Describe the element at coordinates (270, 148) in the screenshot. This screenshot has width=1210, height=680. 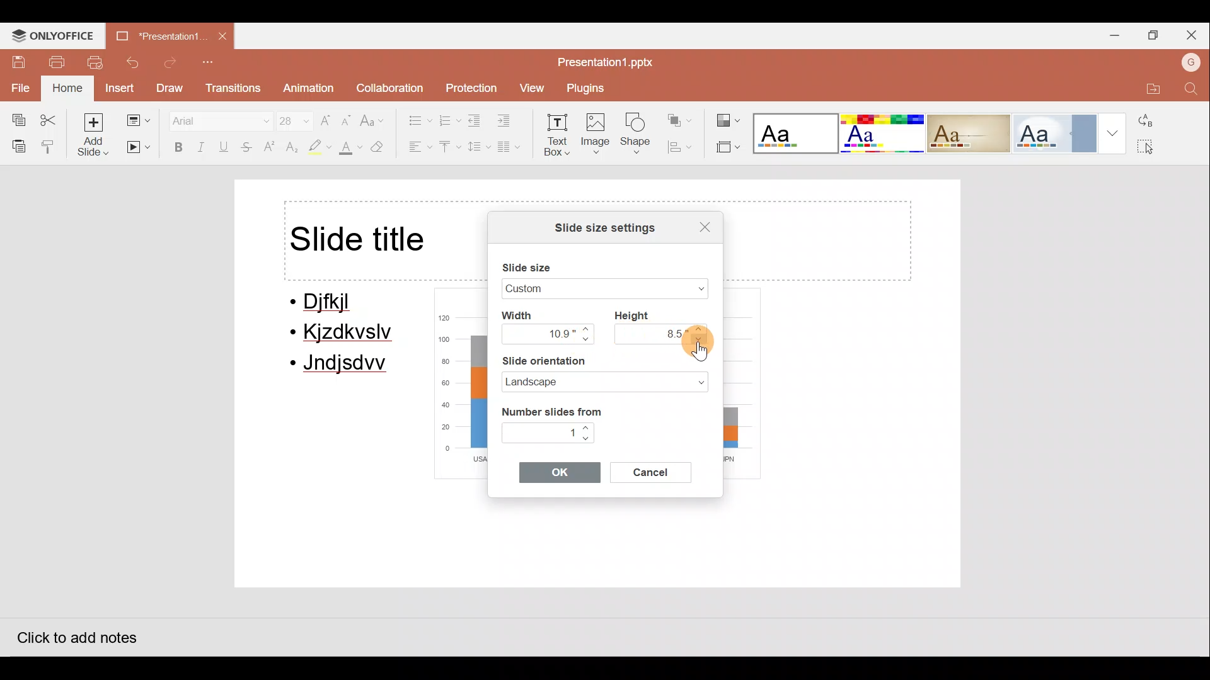
I see `Superscript` at that location.